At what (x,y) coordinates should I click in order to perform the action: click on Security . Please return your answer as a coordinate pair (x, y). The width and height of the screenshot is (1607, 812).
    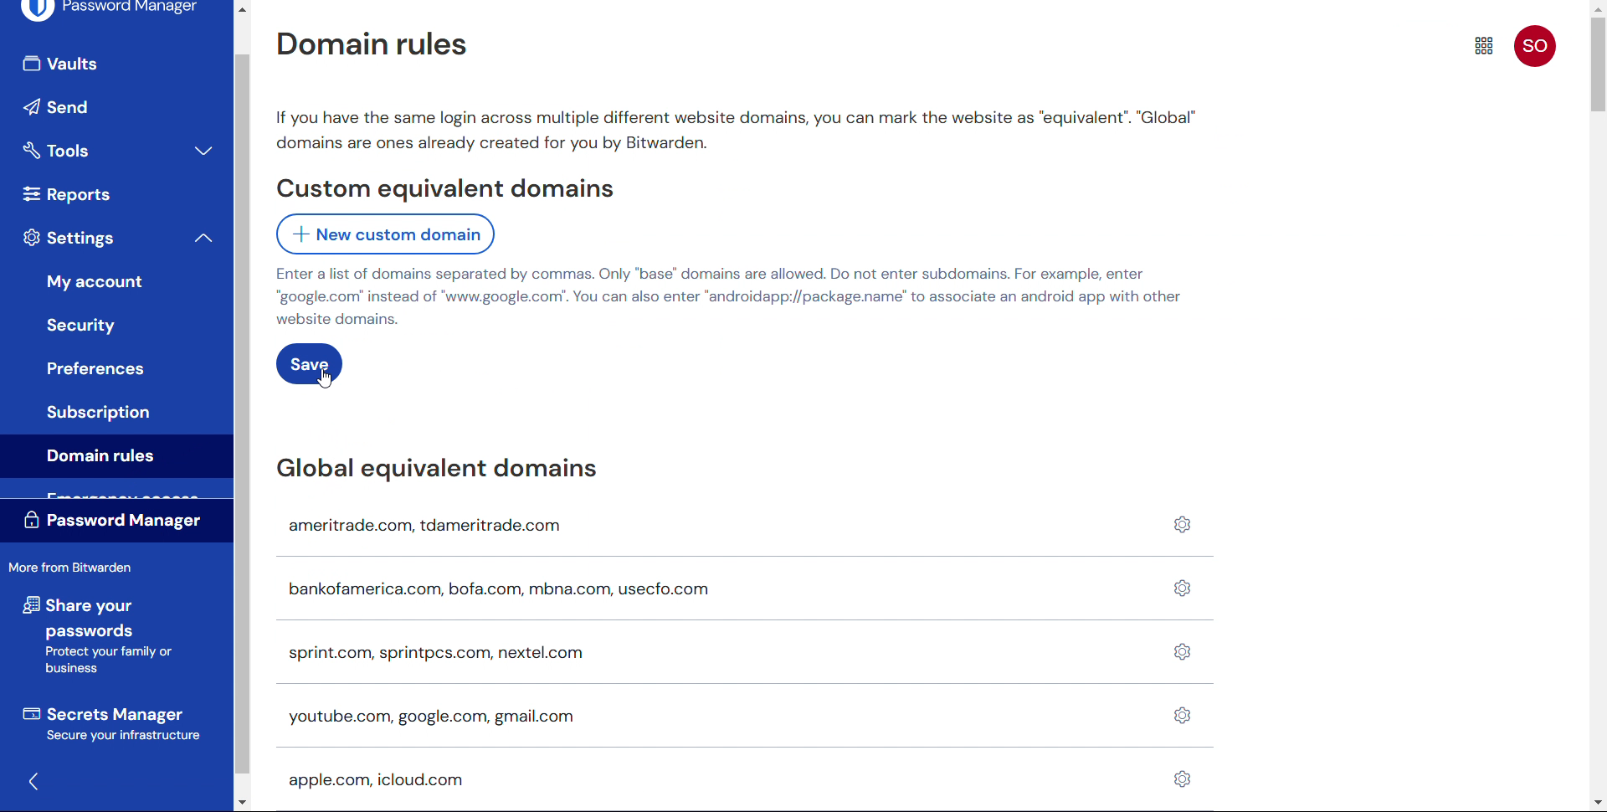
    Looking at the image, I should click on (87, 324).